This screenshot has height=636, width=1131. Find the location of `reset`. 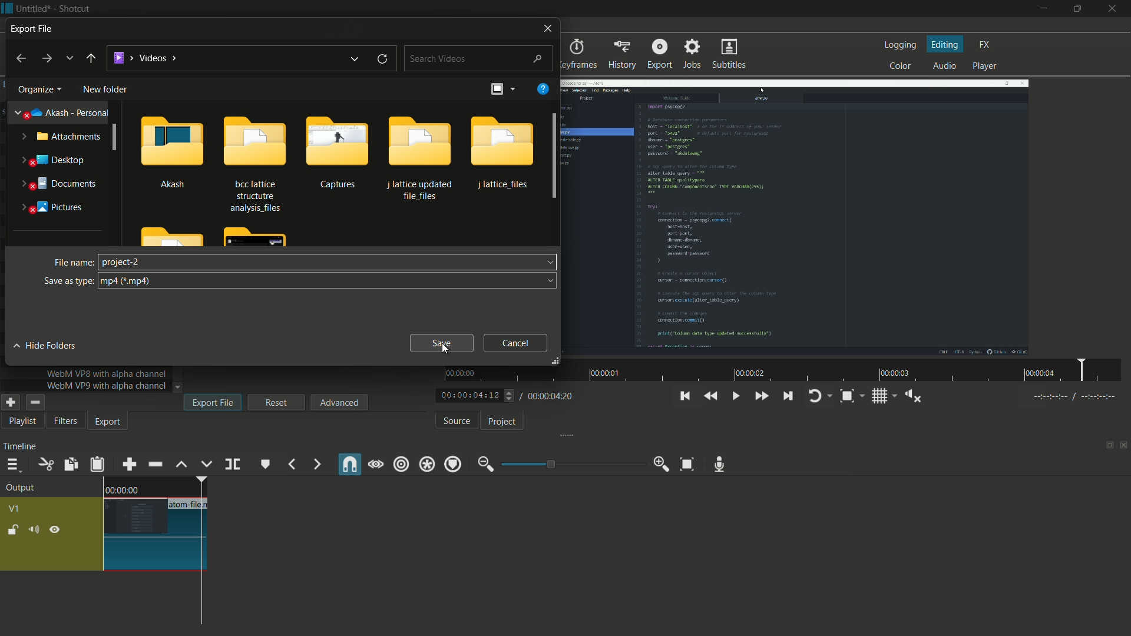

reset is located at coordinates (277, 402).